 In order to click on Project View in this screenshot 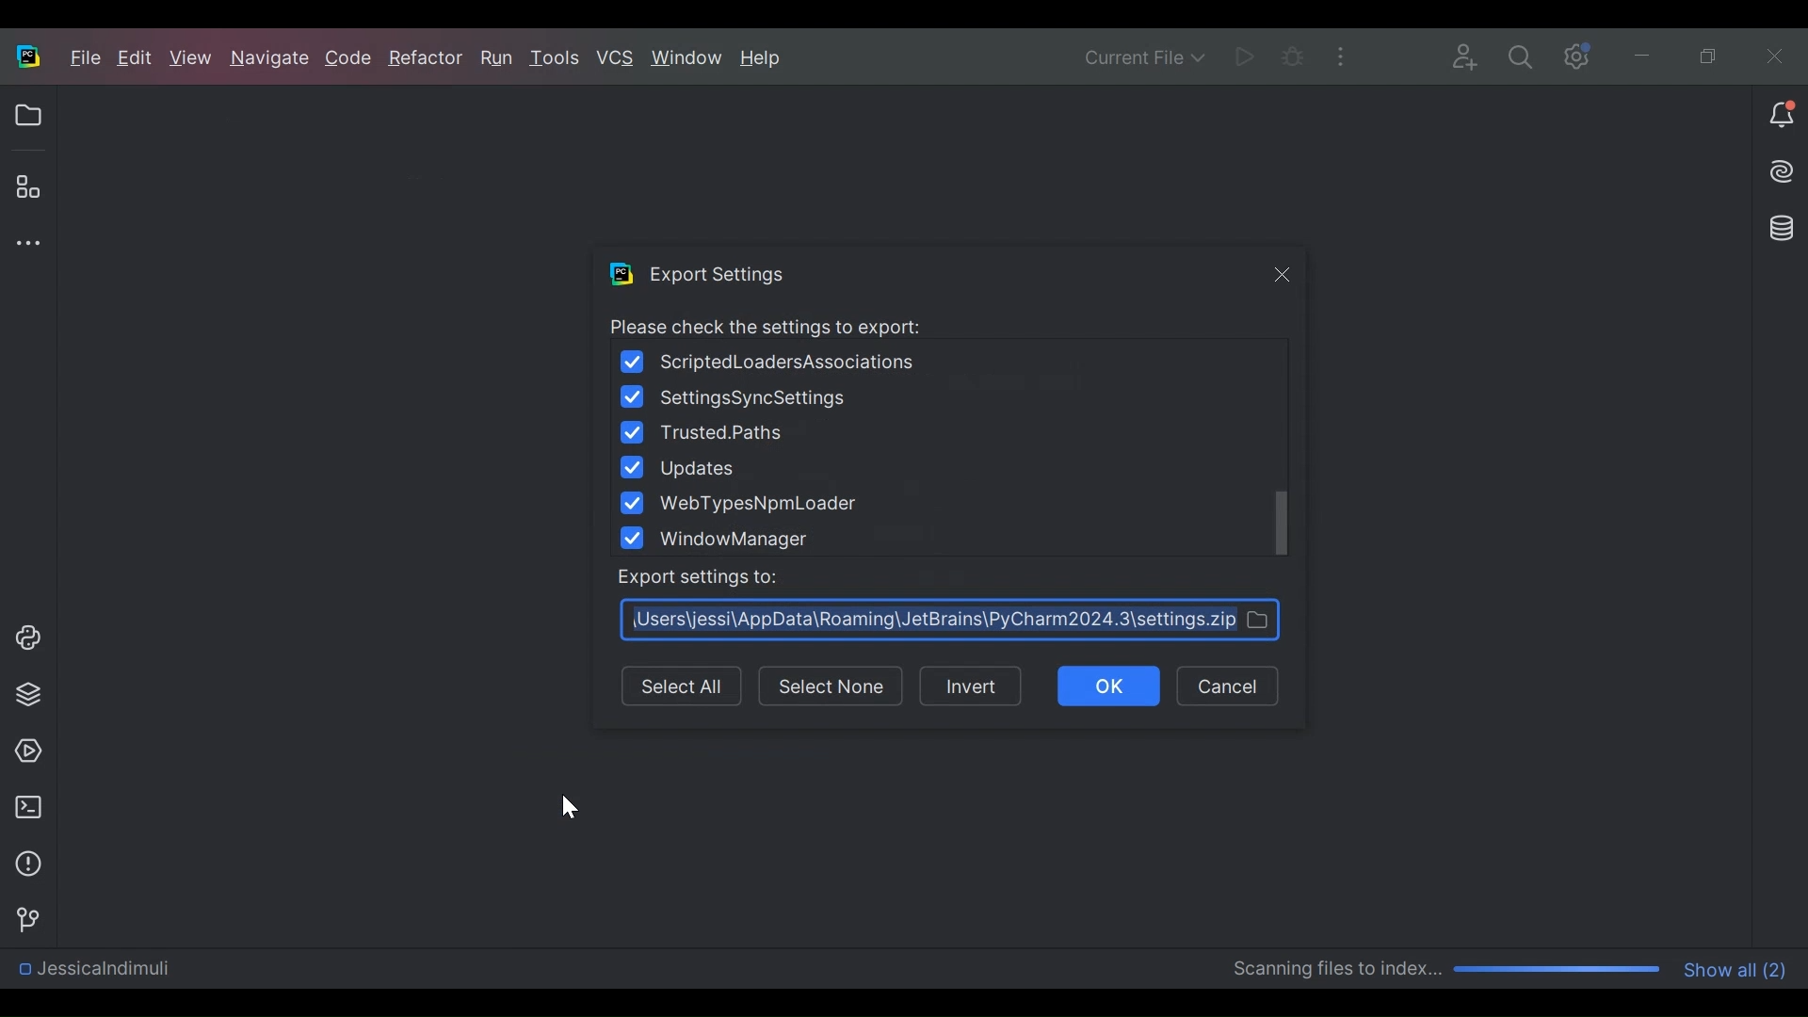, I will do `click(27, 116)`.